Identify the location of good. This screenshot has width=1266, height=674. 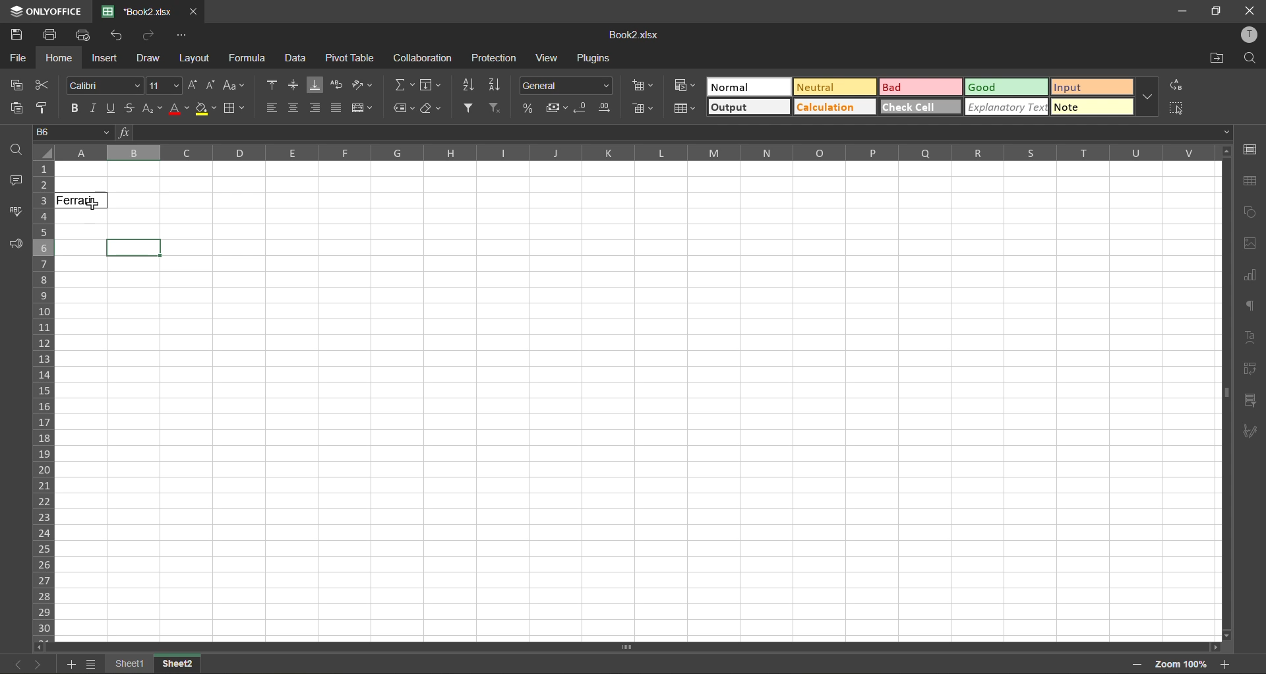
(1007, 88).